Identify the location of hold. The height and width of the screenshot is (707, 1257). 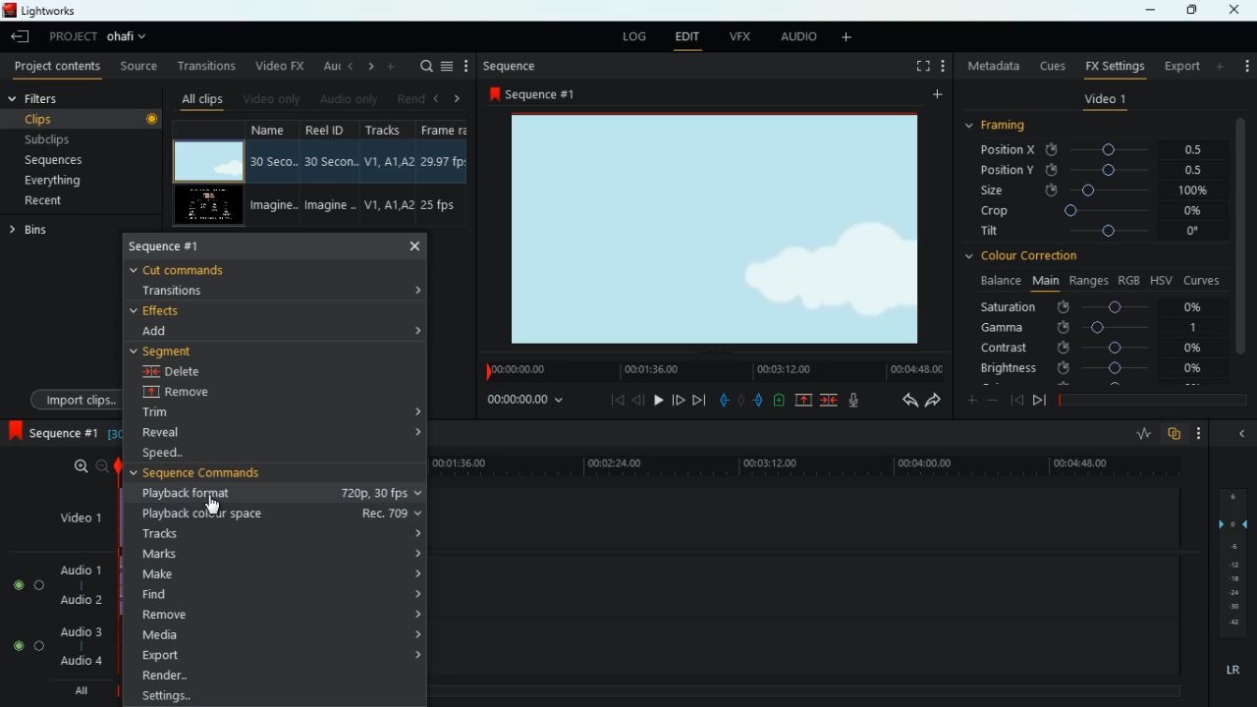
(741, 401).